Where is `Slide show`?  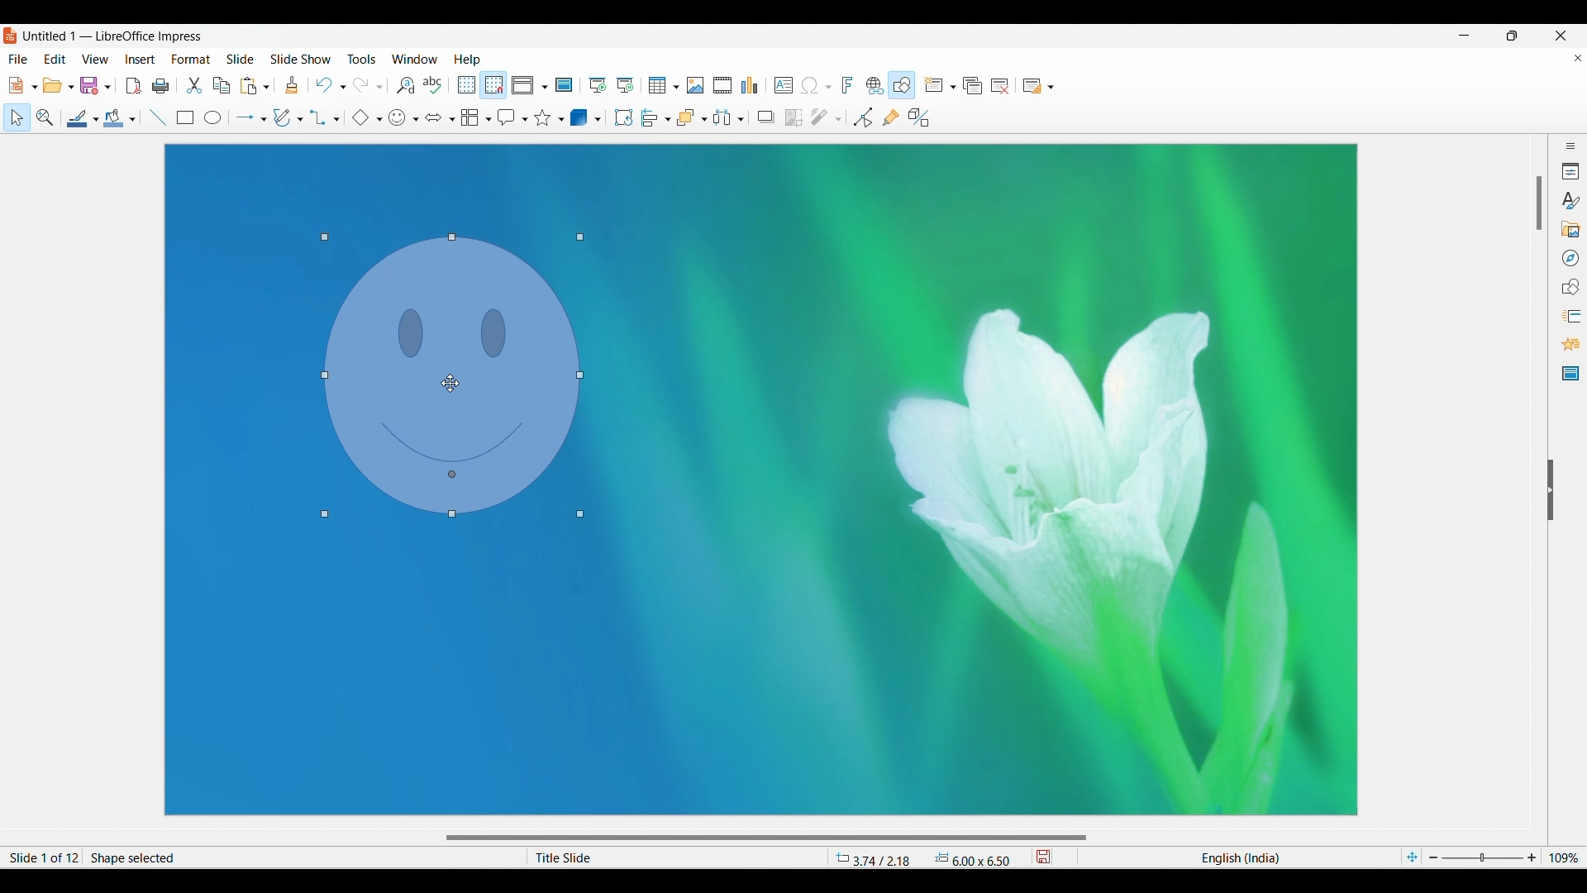 Slide show is located at coordinates (300, 58).